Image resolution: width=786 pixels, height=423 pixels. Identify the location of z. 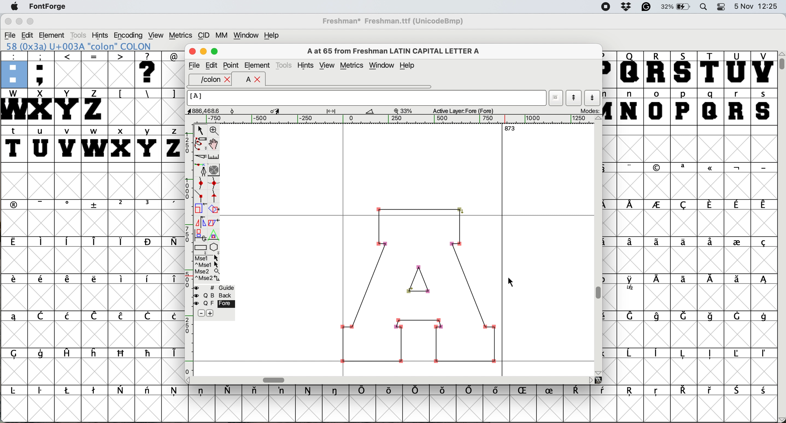
(171, 144).